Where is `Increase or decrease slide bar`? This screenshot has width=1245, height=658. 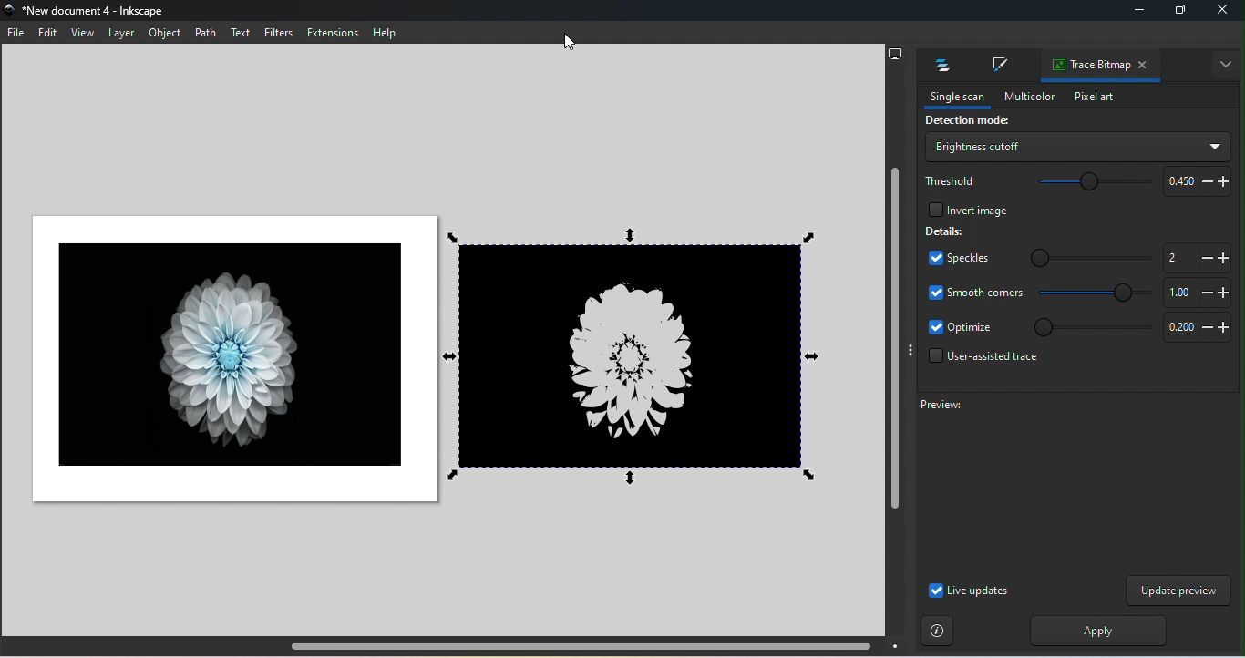 Increase or decrease slide bar is located at coordinates (1193, 257).